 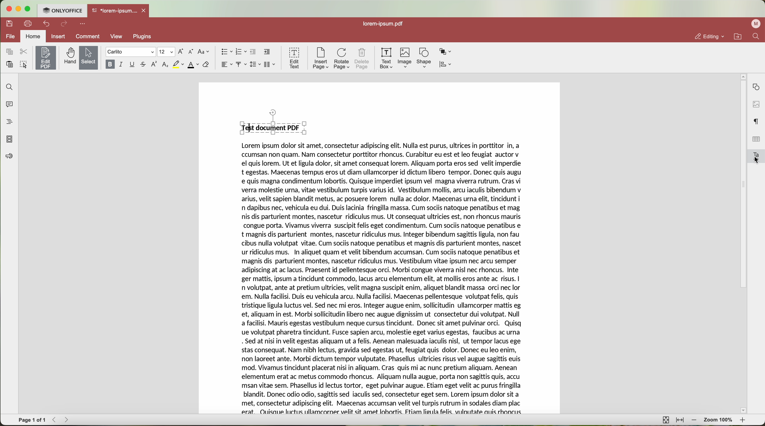 What do you see at coordinates (293, 58) in the screenshot?
I see `edit text` at bounding box center [293, 58].